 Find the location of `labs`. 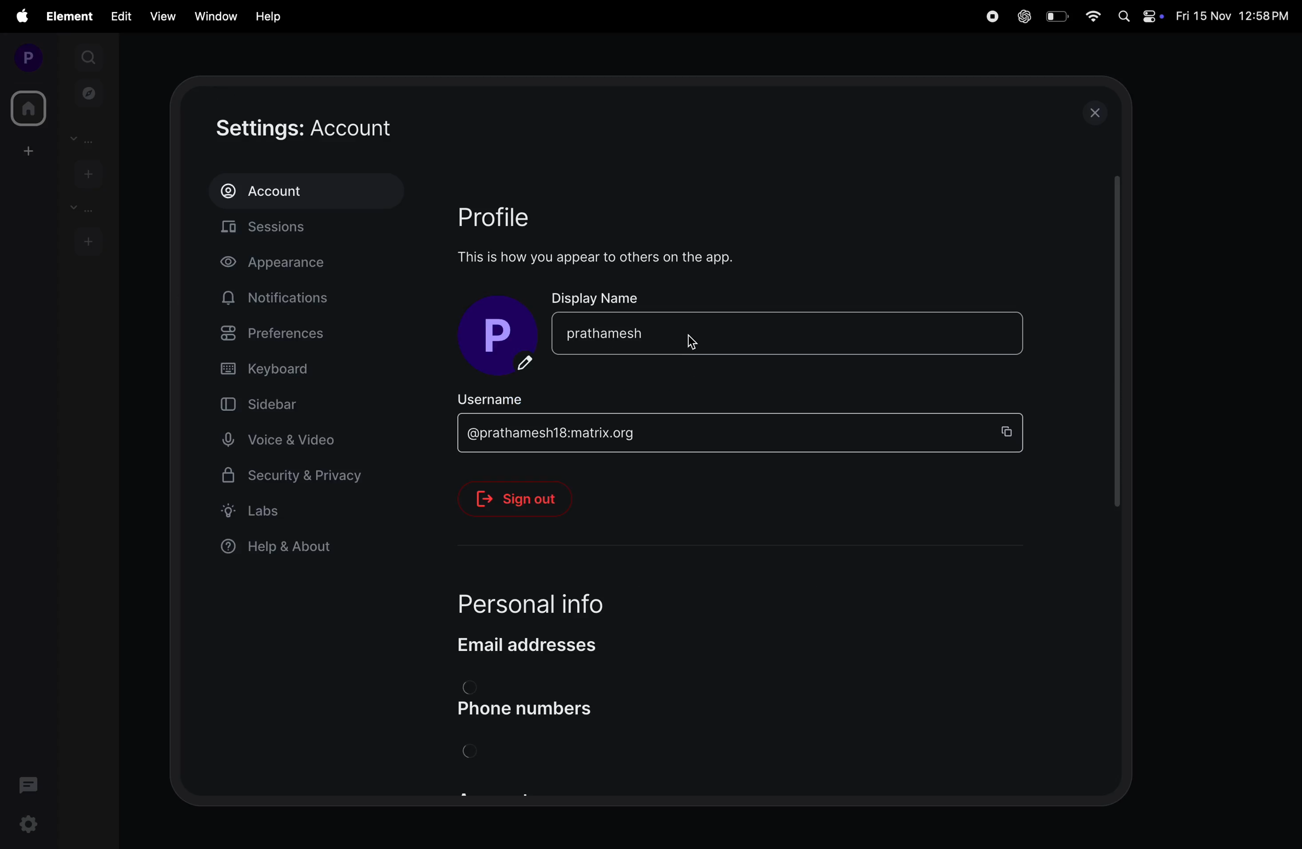

labs is located at coordinates (293, 510).